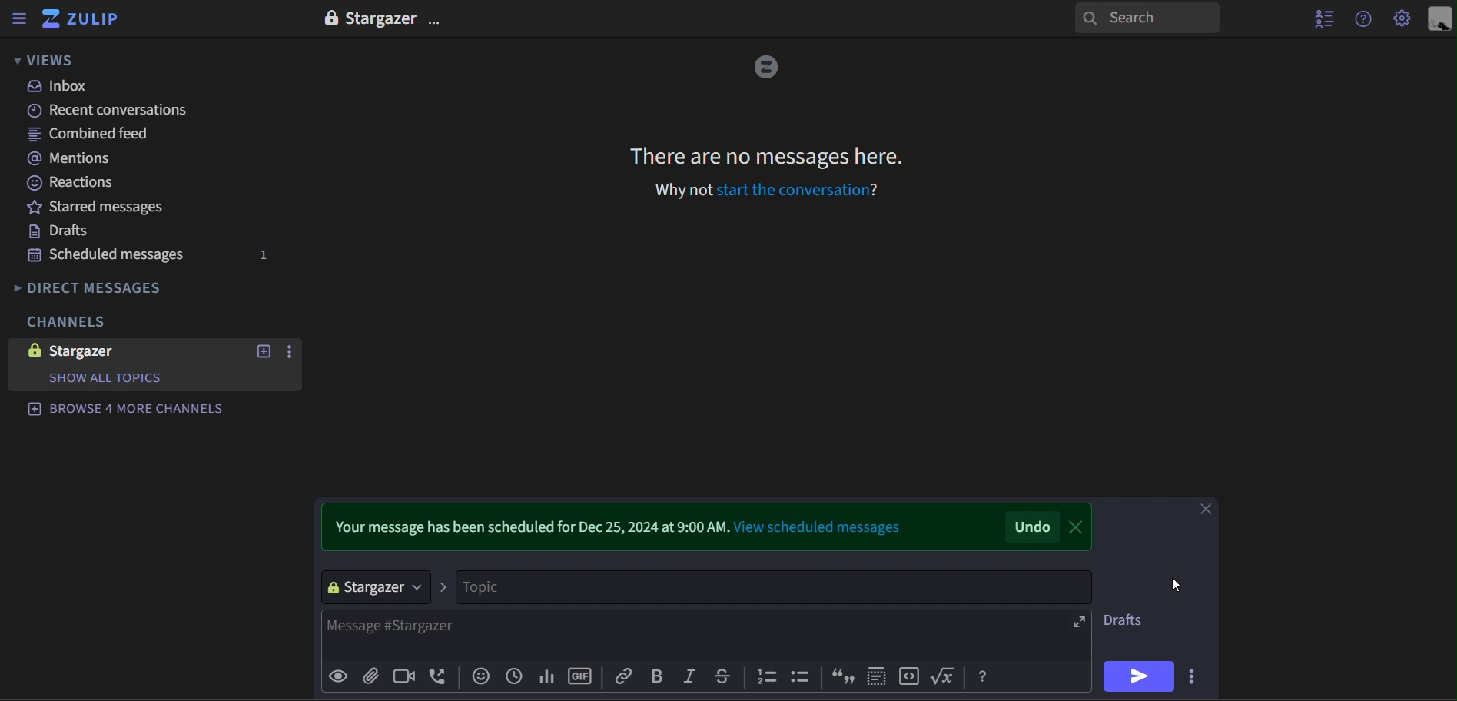 Image resolution: width=1457 pixels, height=701 pixels. What do you see at coordinates (584, 677) in the screenshot?
I see ` gif` at bounding box center [584, 677].